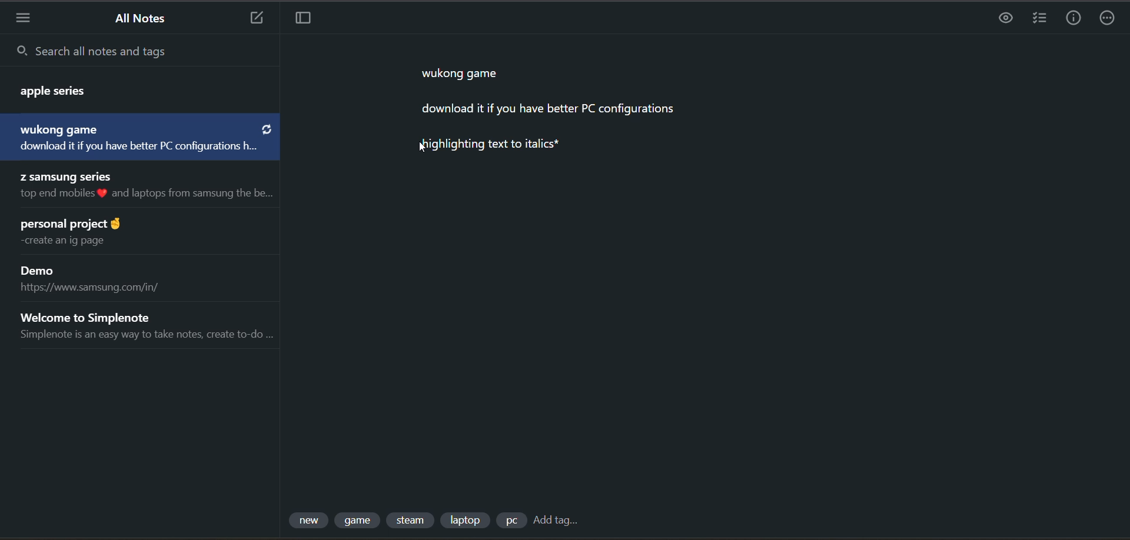 The width and height of the screenshot is (1130, 540). Describe the element at coordinates (1111, 19) in the screenshot. I see `actions` at that location.